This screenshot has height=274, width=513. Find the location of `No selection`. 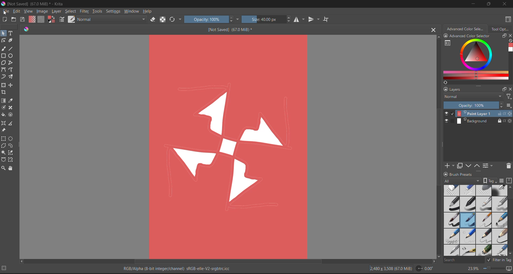

No selection is located at coordinates (6, 268).